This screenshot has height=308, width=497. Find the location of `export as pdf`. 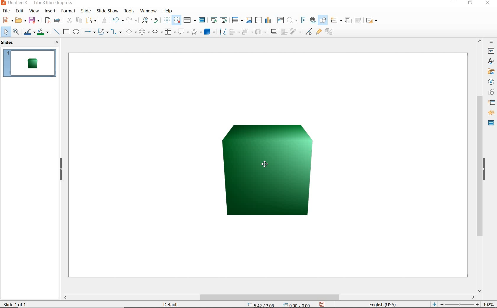

export as pdf is located at coordinates (48, 21).